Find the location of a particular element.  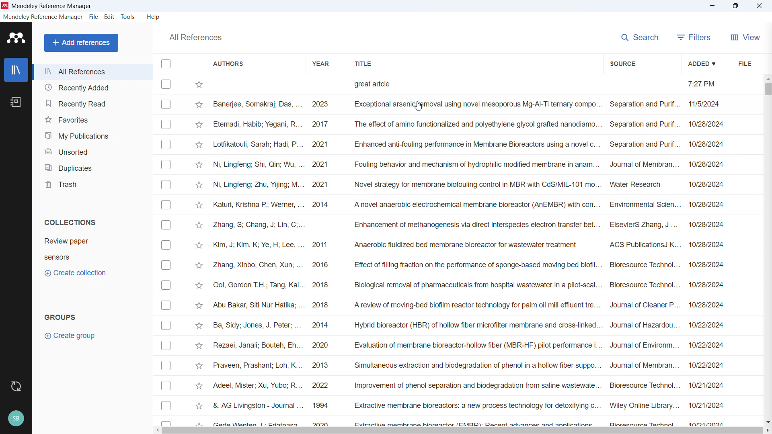

all references is located at coordinates (92, 72).